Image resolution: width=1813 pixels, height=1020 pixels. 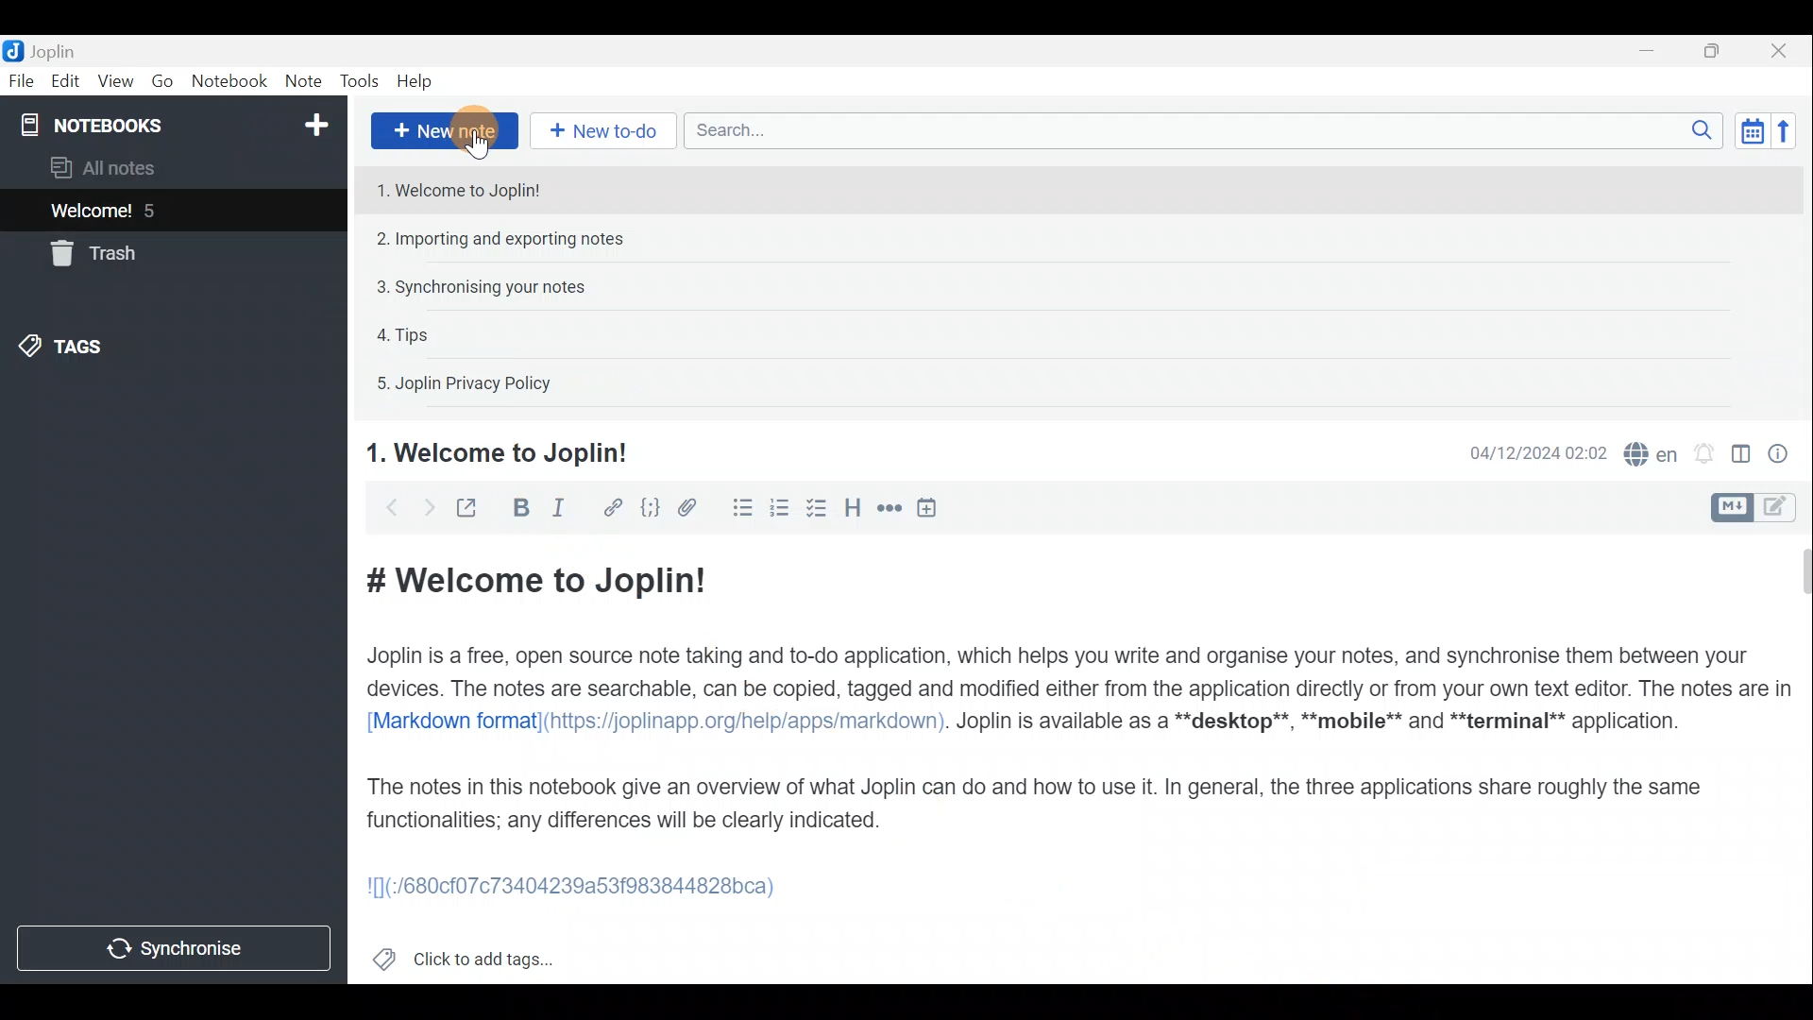 What do you see at coordinates (1780, 52) in the screenshot?
I see `Close` at bounding box center [1780, 52].